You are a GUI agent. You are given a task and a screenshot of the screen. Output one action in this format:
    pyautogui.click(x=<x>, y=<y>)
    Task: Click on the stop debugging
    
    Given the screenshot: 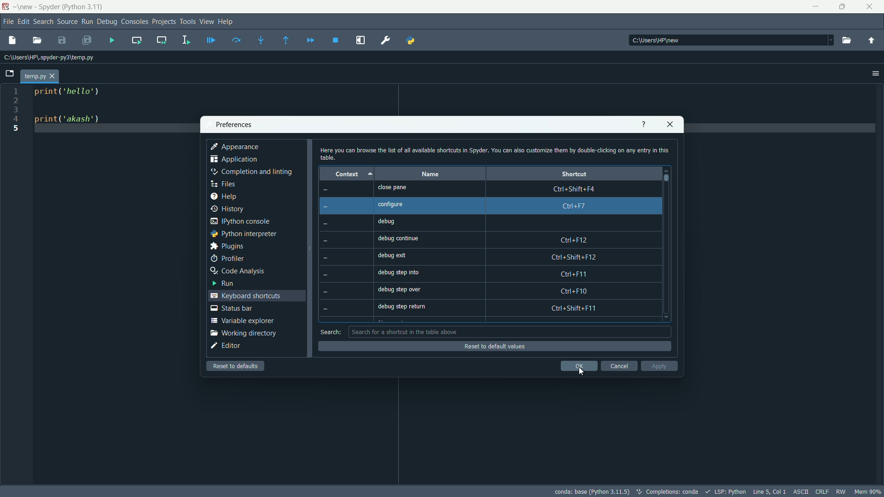 What is the action you would take?
    pyautogui.click(x=336, y=40)
    